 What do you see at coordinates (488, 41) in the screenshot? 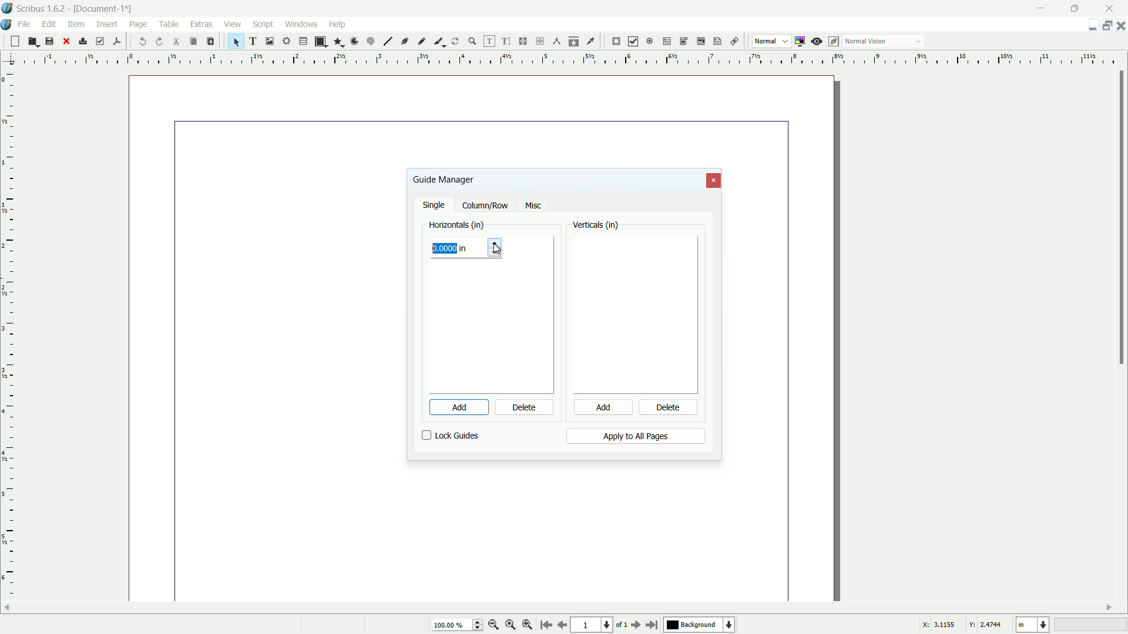
I see `edit contents of frame` at bounding box center [488, 41].